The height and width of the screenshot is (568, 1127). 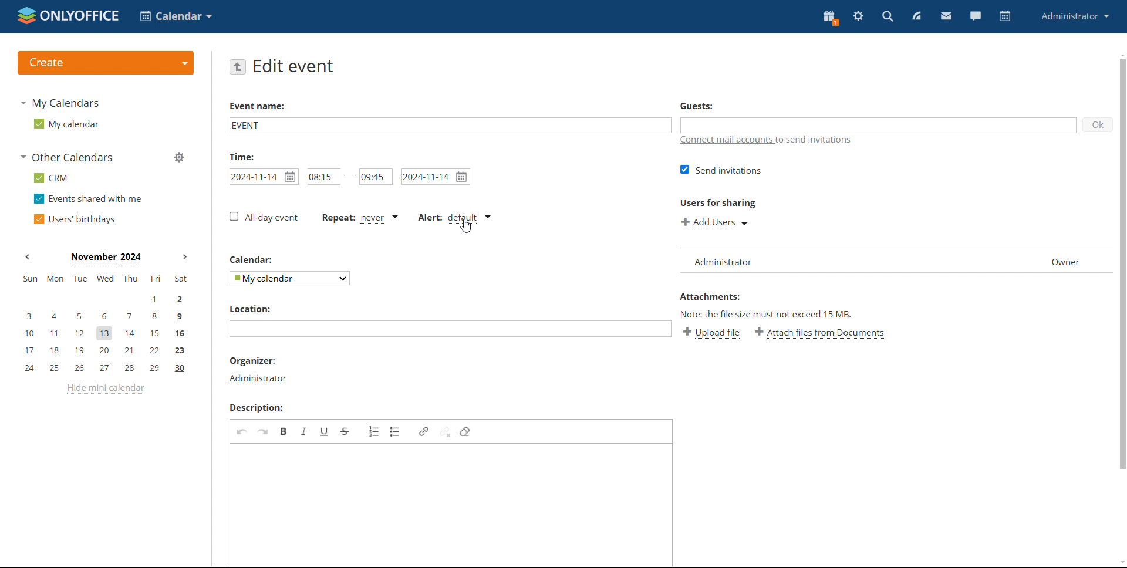 What do you see at coordinates (183, 257) in the screenshot?
I see `next month` at bounding box center [183, 257].